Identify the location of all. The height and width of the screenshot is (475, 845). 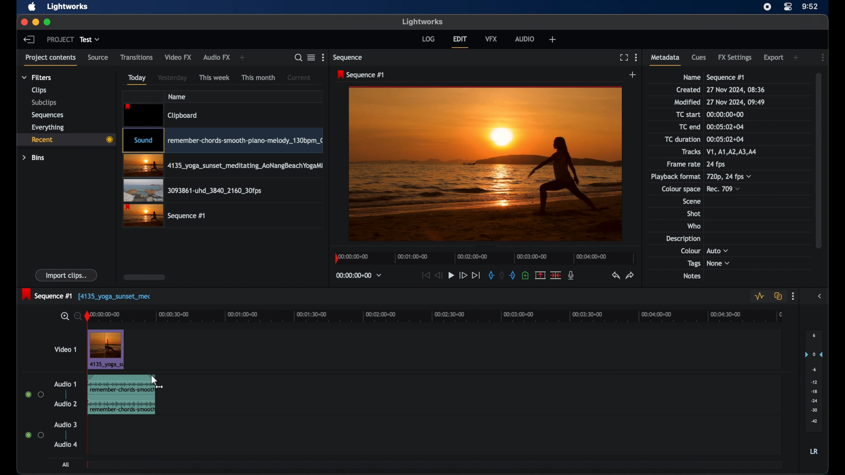
(66, 464).